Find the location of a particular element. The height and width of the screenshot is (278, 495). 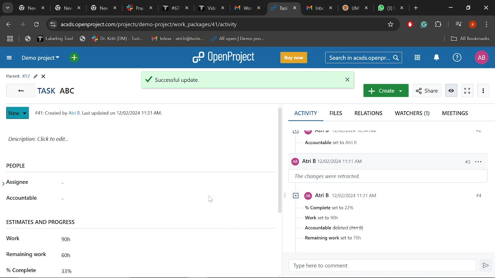

Completed work is located at coordinates (67, 271).